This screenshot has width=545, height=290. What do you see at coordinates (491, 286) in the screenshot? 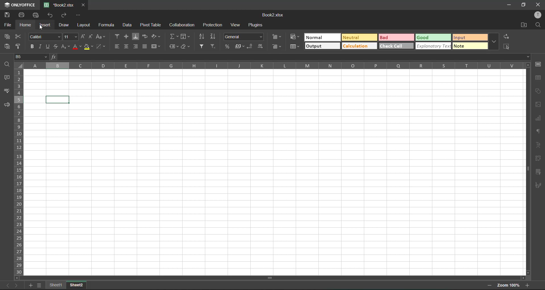
I see `zoom out` at bounding box center [491, 286].